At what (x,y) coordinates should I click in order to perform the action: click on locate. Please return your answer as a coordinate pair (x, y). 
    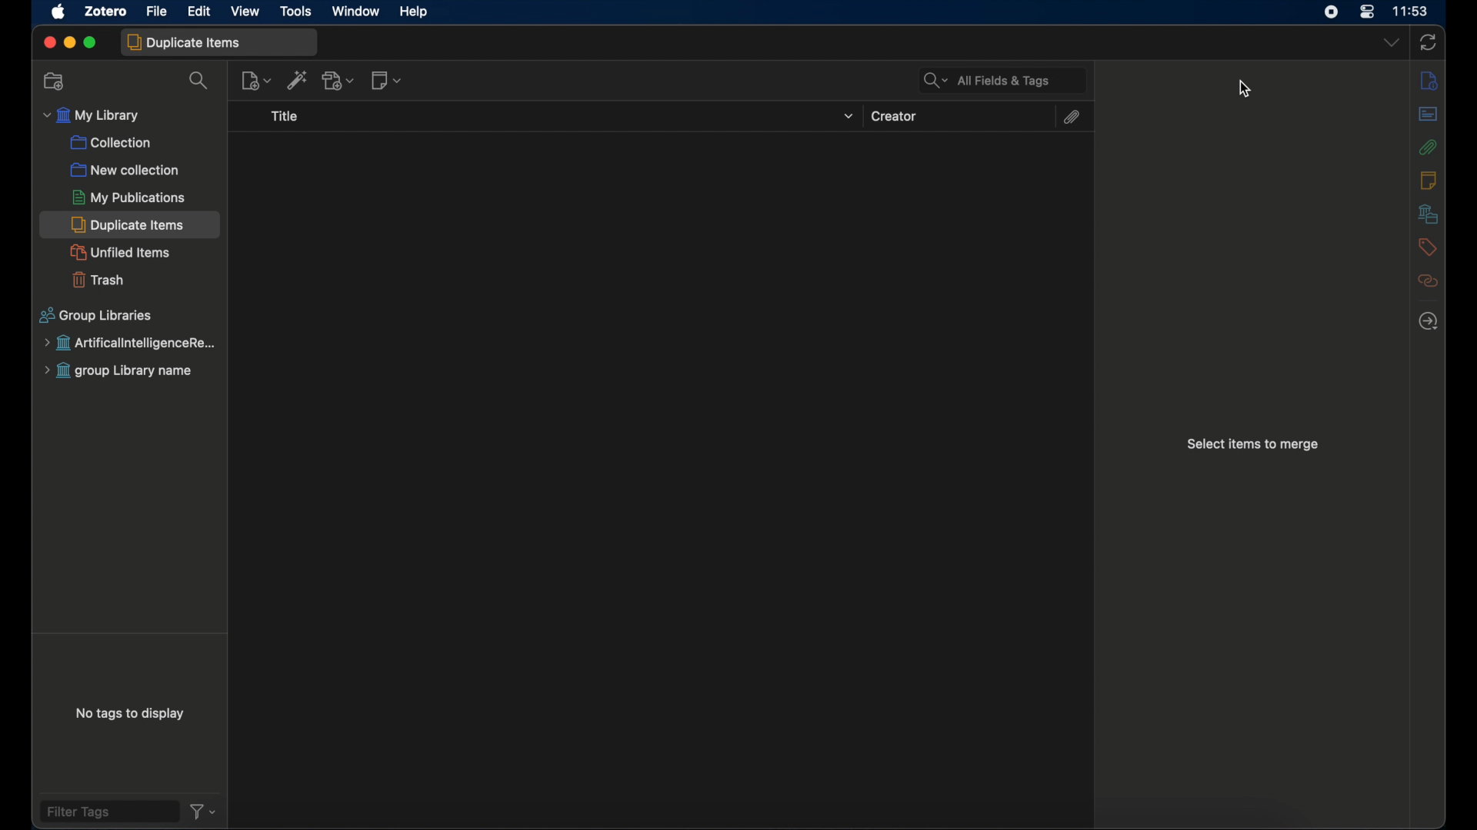
    Looking at the image, I should click on (1429, 322).